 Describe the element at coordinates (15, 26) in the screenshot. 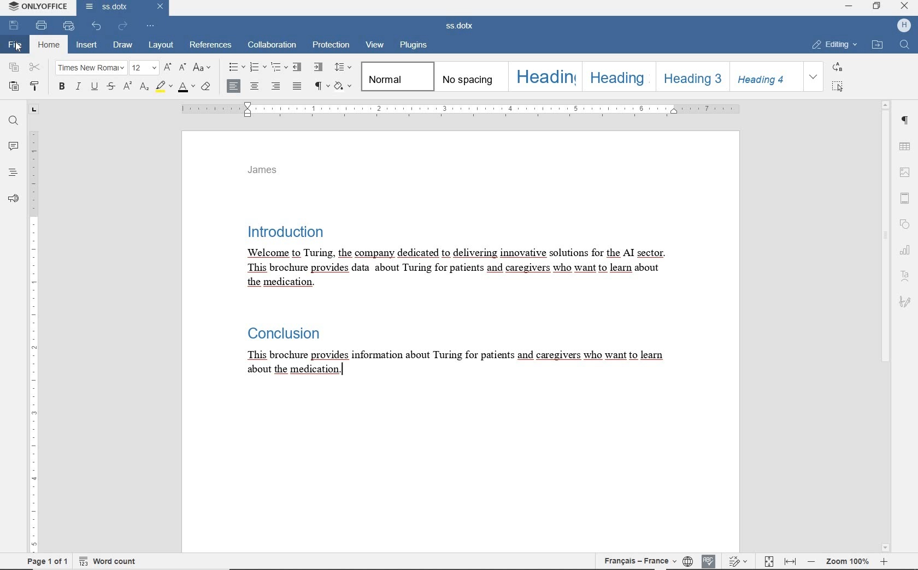

I see `SAVE` at that location.